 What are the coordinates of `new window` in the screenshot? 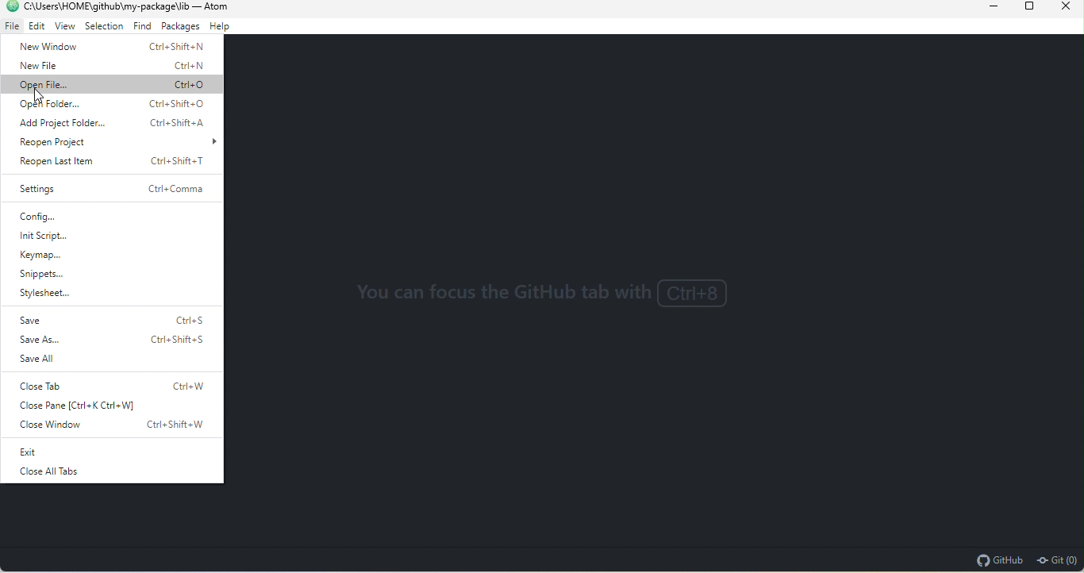 It's located at (111, 48).